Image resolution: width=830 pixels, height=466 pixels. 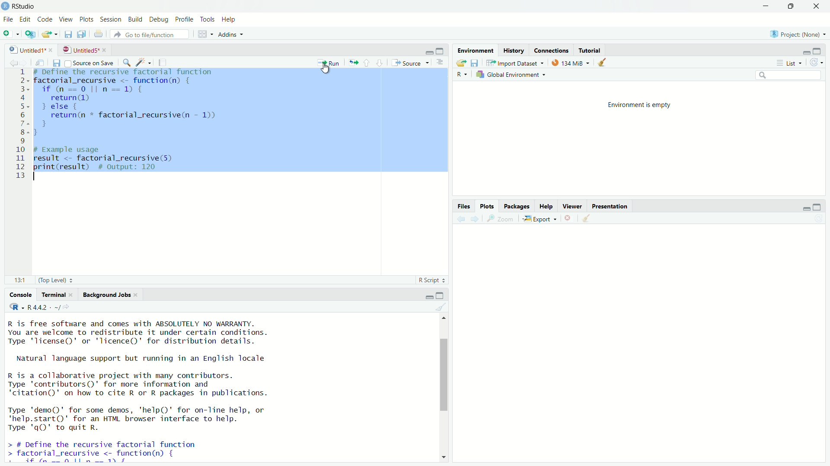 What do you see at coordinates (502, 218) in the screenshot?
I see `Zoom` at bounding box center [502, 218].